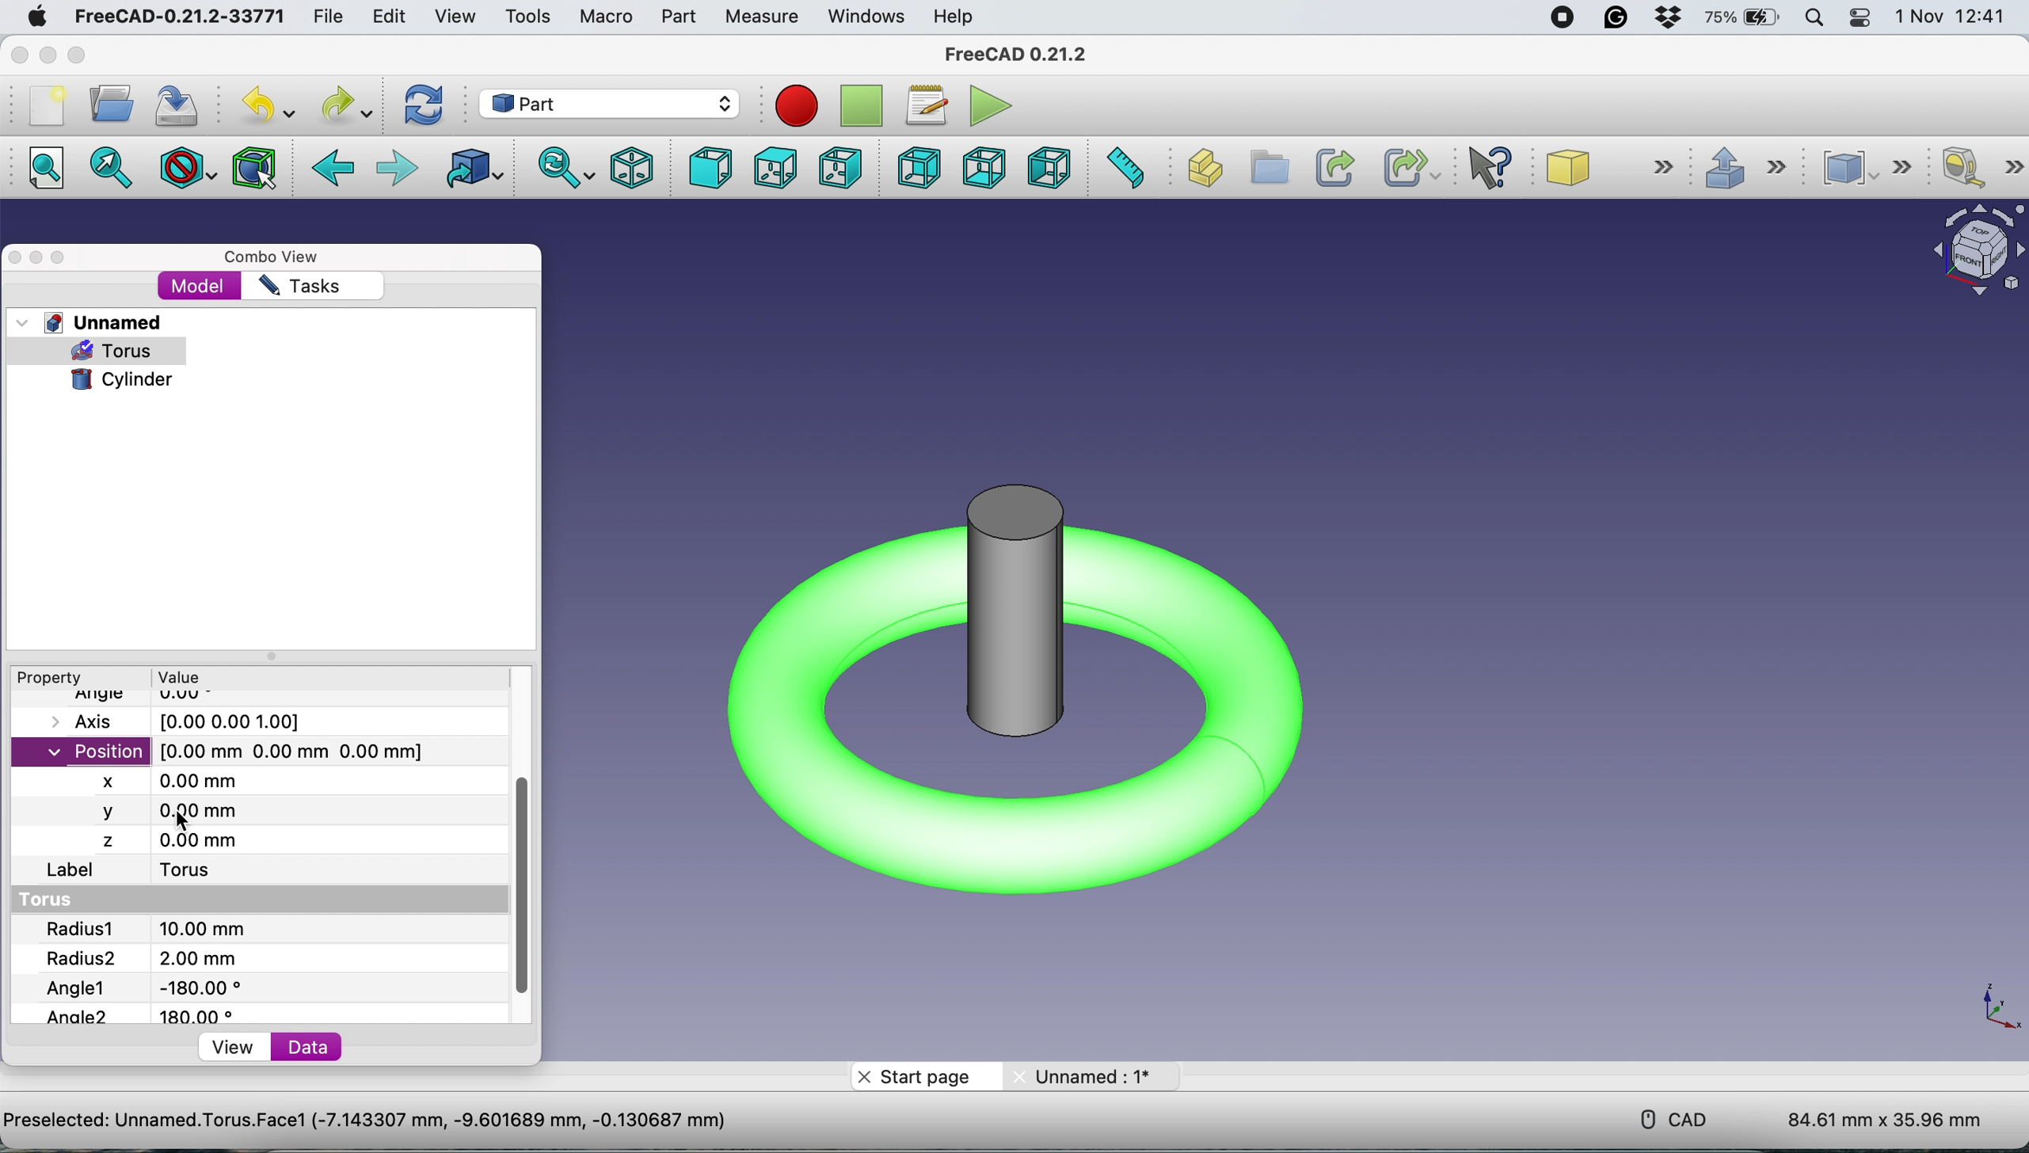 This screenshot has height=1153, width=2029. I want to click on save, so click(170, 108).